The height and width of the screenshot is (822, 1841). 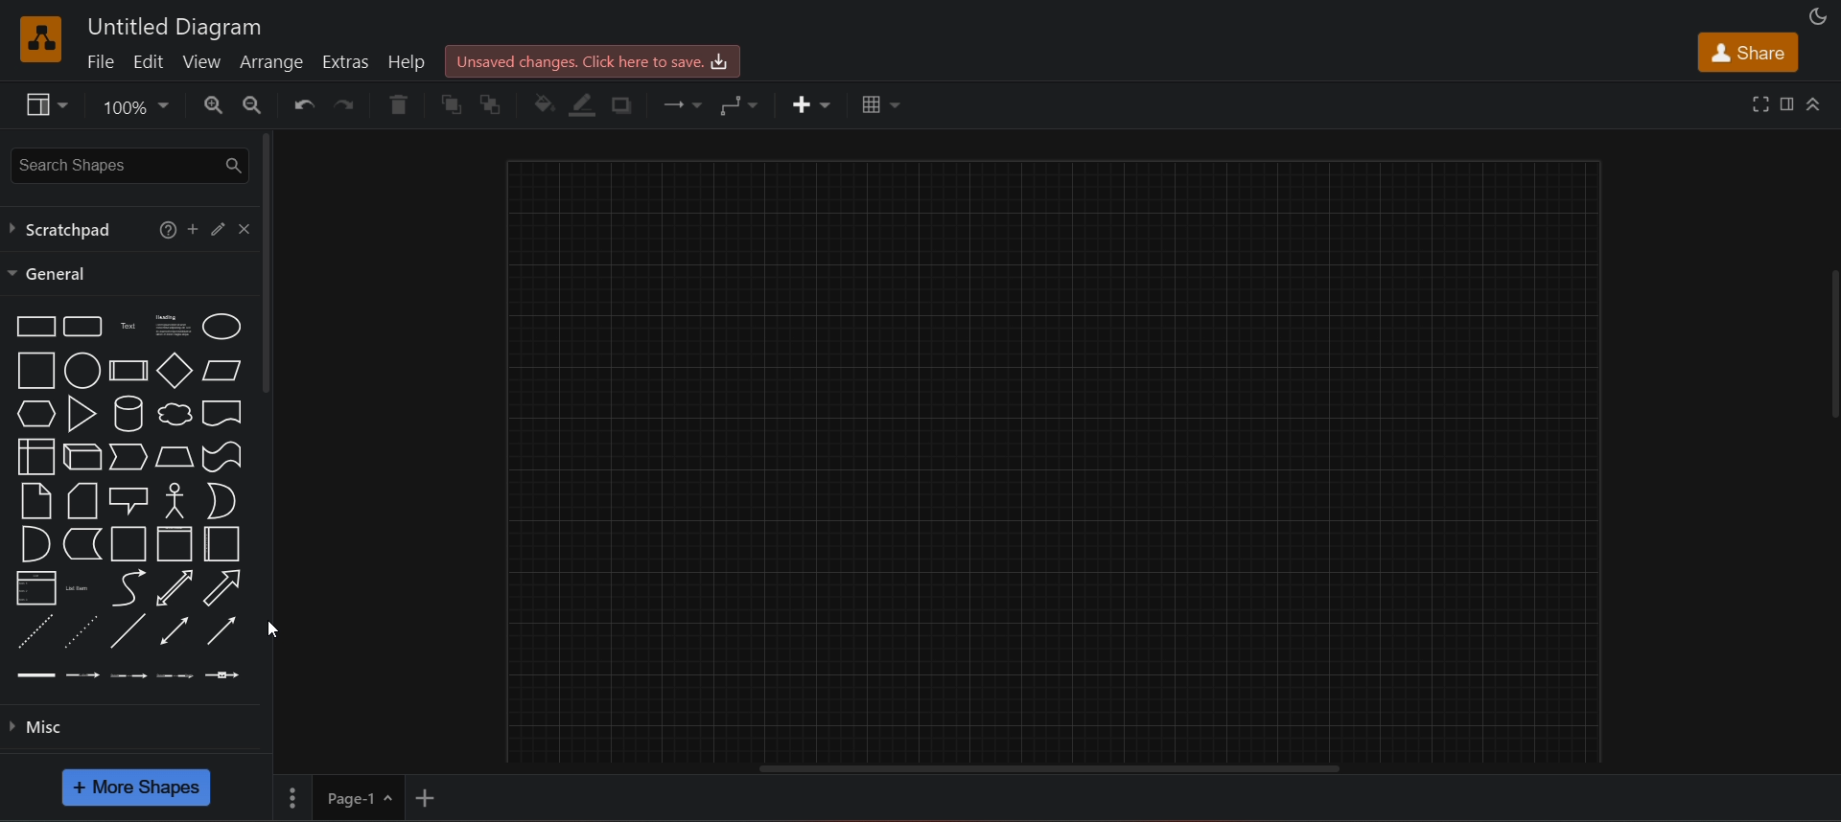 What do you see at coordinates (128, 543) in the screenshot?
I see `container` at bounding box center [128, 543].